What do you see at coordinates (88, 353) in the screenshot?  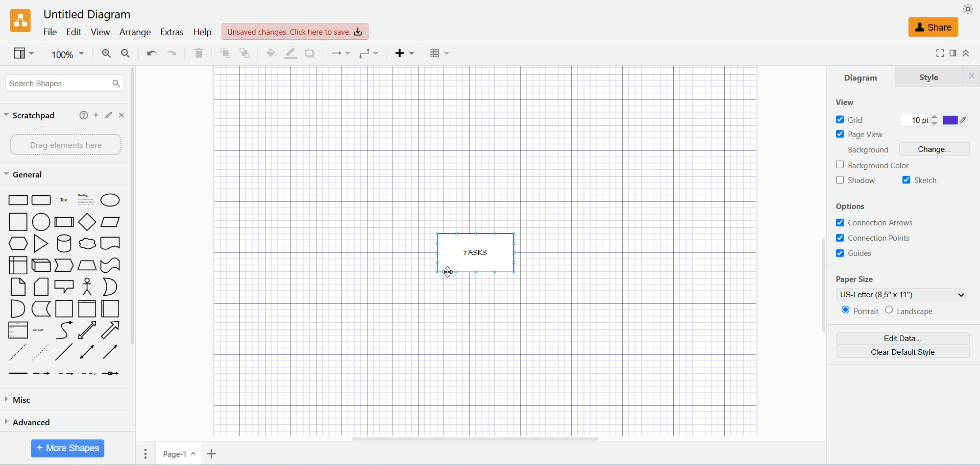 I see `Bidirectional Arrow` at bounding box center [88, 353].